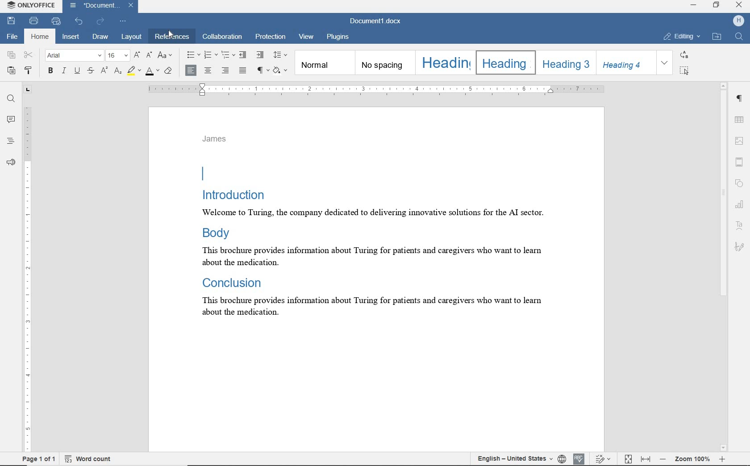 The width and height of the screenshot is (750, 466). What do you see at coordinates (725, 266) in the screenshot?
I see `scrollbar` at bounding box center [725, 266].